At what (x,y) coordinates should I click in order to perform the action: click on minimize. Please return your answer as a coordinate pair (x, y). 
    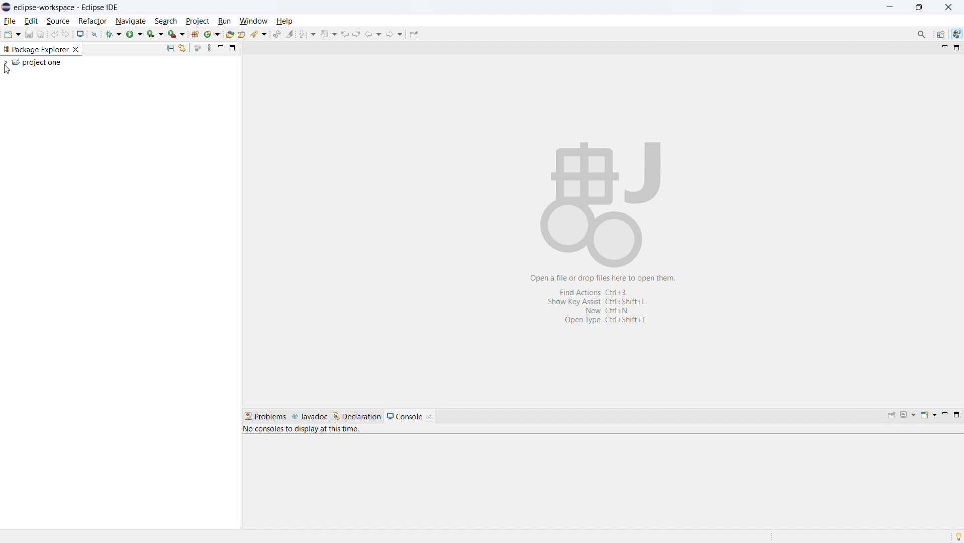
    Looking at the image, I should click on (942, 47).